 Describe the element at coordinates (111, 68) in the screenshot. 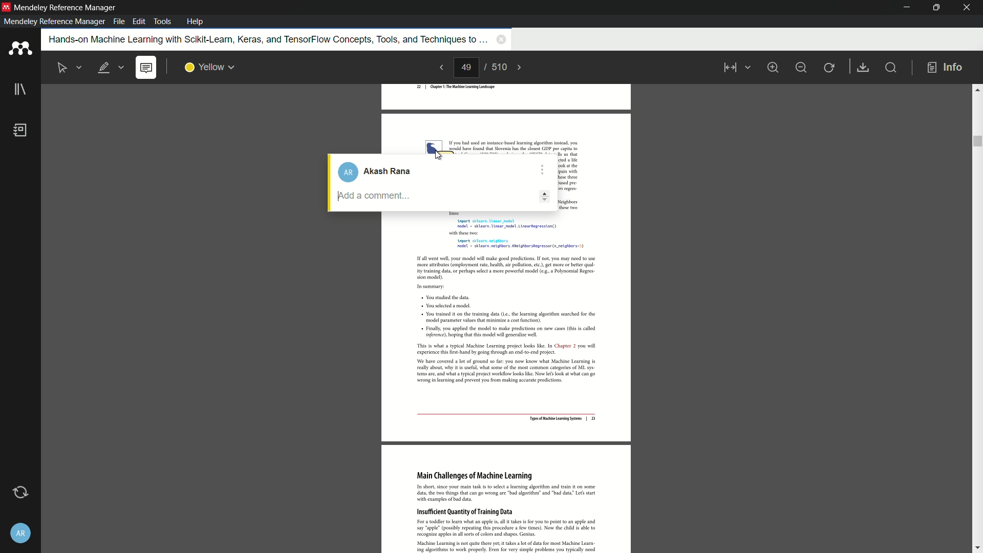

I see `highlight text` at that location.